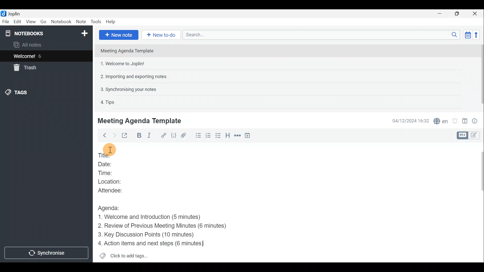 This screenshot has height=272, width=484. Describe the element at coordinates (14, 13) in the screenshot. I see `Joplin` at that location.